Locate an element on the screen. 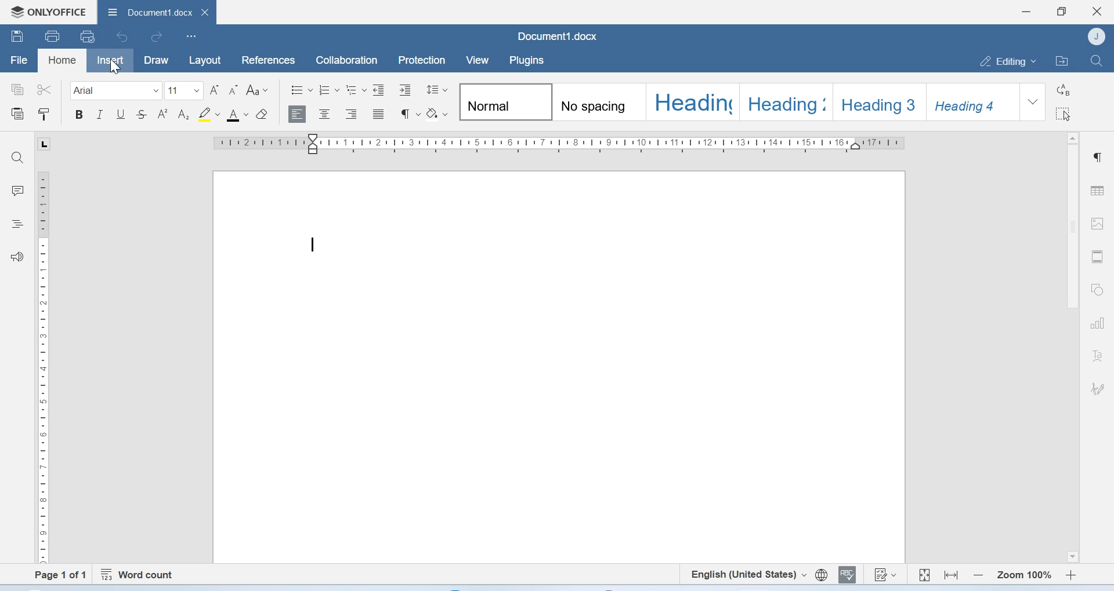  uick print is located at coordinates (89, 37).